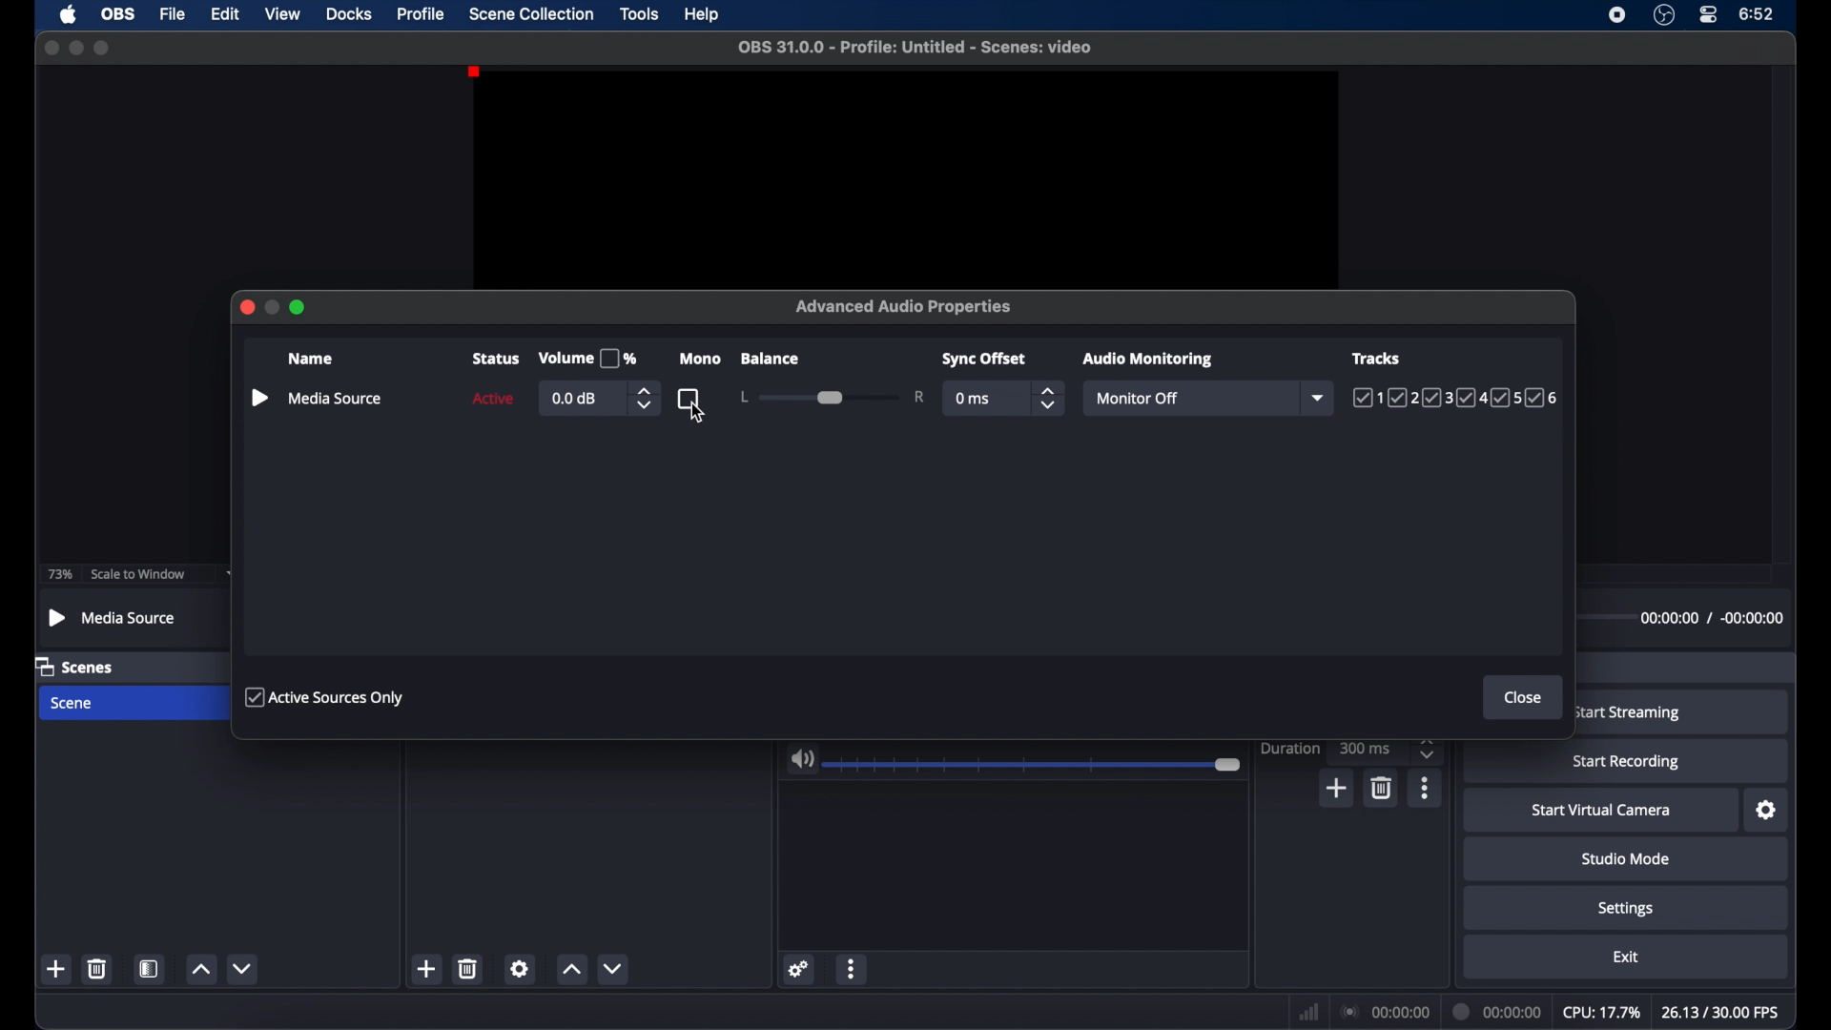 The height and width of the screenshot is (1030, 1831). Describe the element at coordinates (1523, 698) in the screenshot. I see `close` at that location.